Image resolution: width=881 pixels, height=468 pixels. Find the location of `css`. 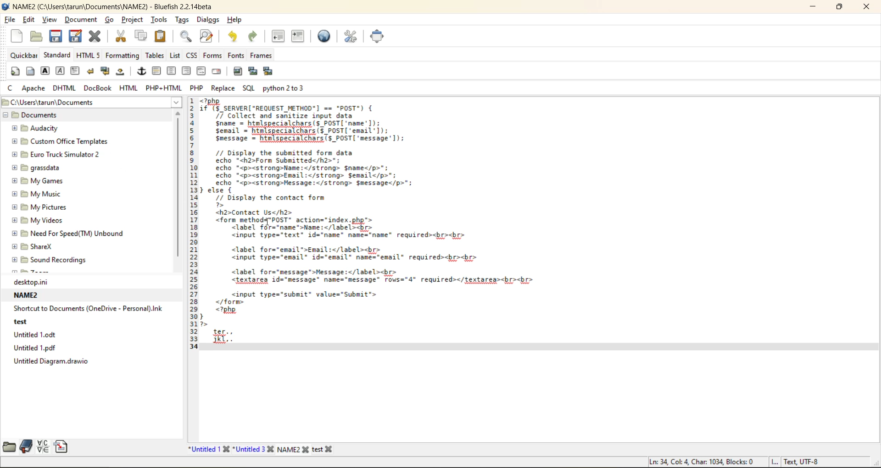

css is located at coordinates (190, 55).